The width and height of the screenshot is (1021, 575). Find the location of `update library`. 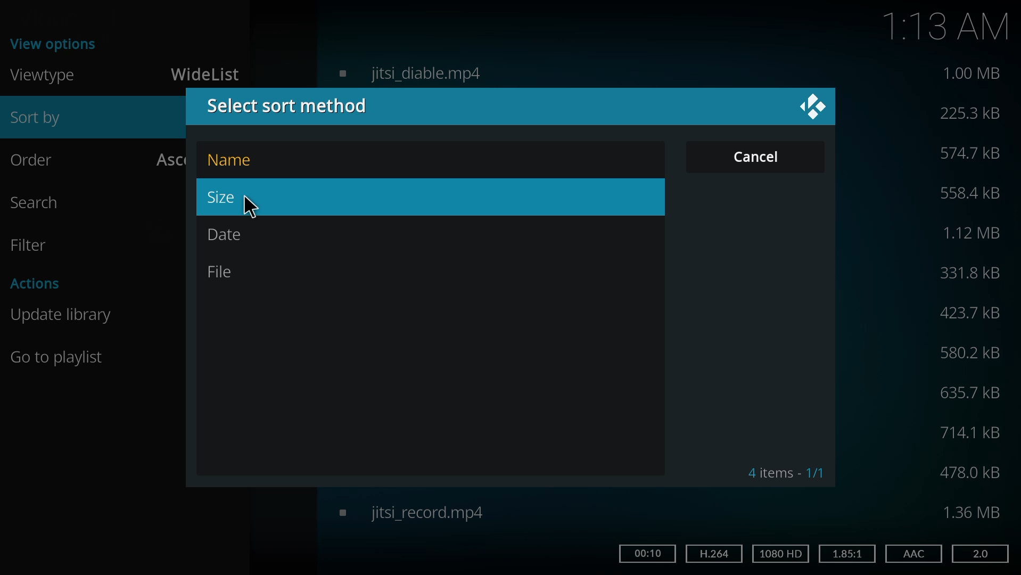

update library is located at coordinates (60, 315).